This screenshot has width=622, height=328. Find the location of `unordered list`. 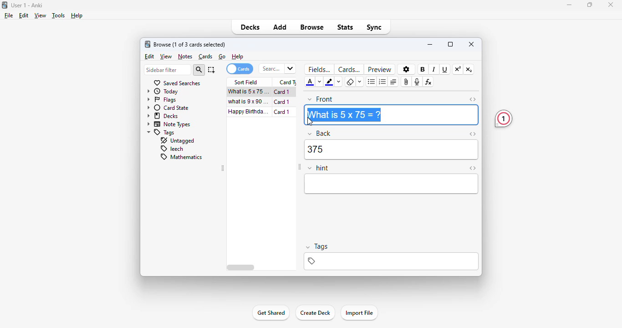

unordered list is located at coordinates (371, 82).